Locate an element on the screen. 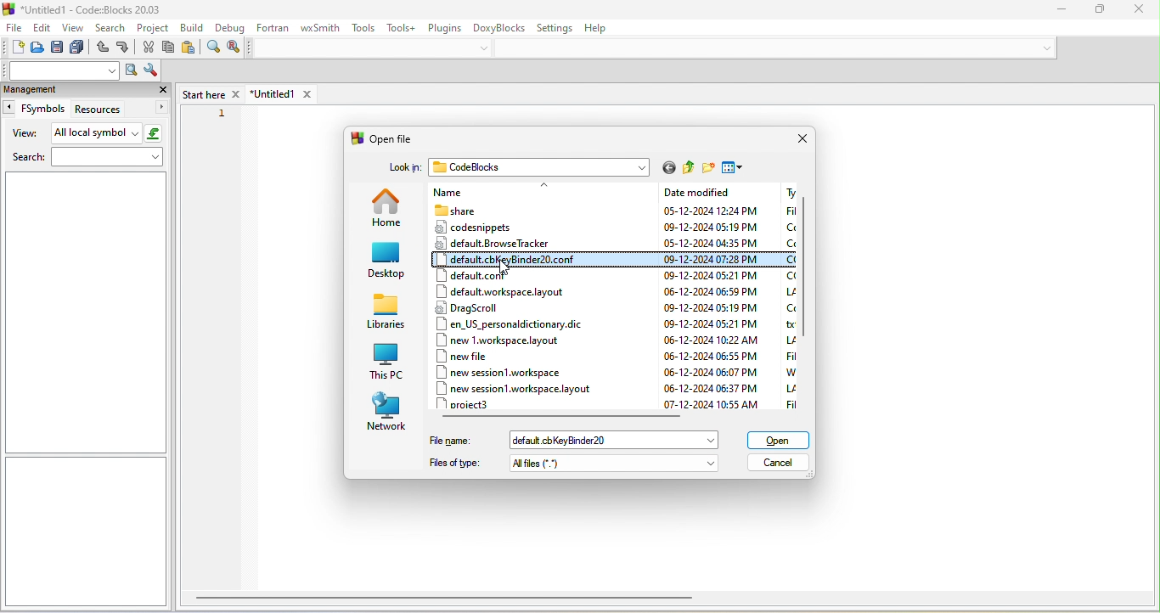 The width and height of the screenshot is (1160, 613). home is located at coordinates (384, 207).